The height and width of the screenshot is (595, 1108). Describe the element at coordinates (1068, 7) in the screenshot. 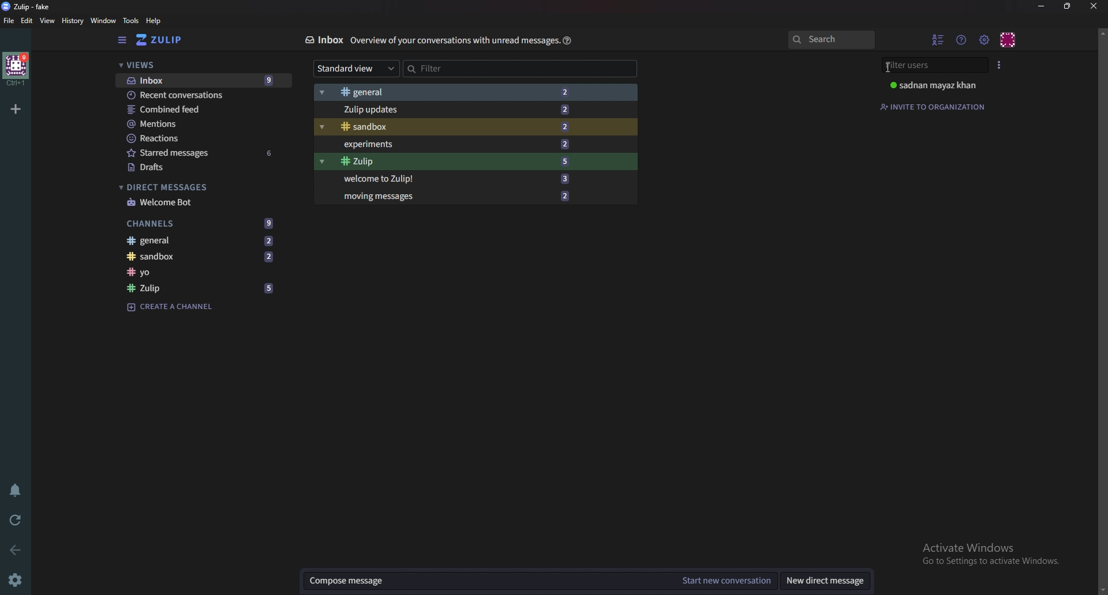

I see `Resize` at that location.